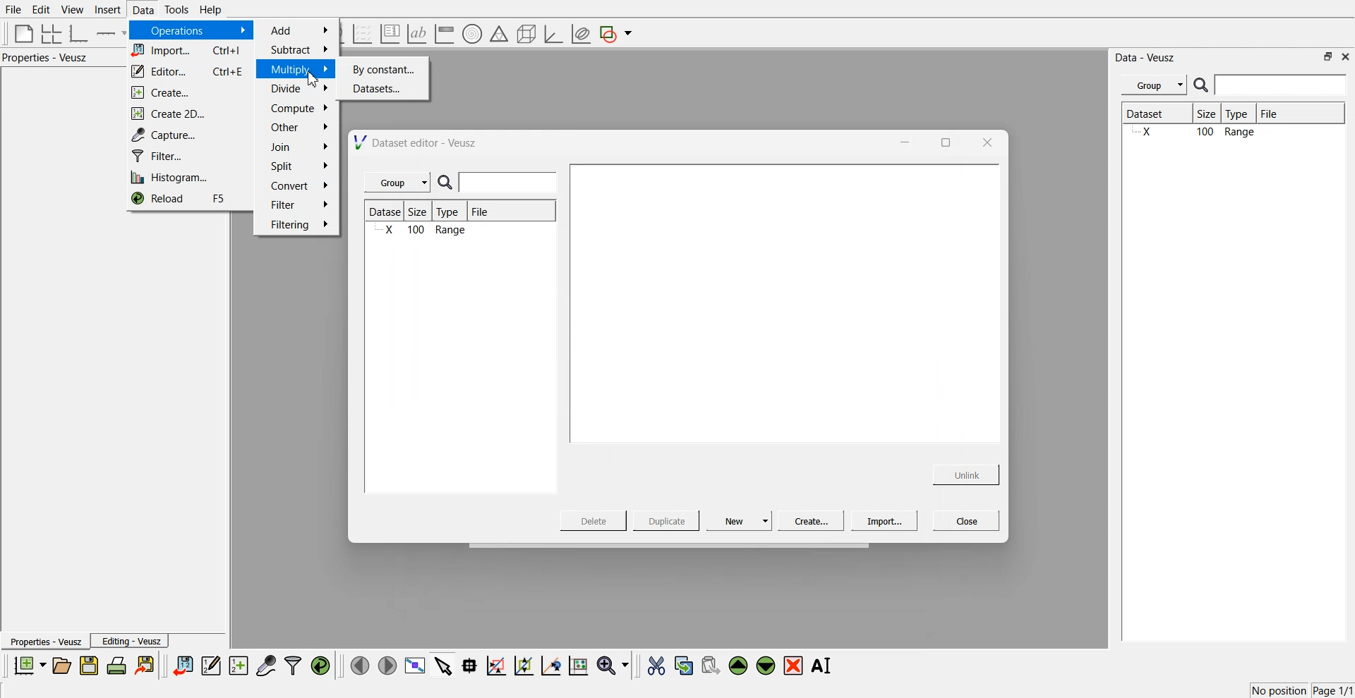 This screenshot has width=1355, height=698. Describe the element at coordinates (550, 665) in the screenshot. I see `recenter the graph axes` at that location.